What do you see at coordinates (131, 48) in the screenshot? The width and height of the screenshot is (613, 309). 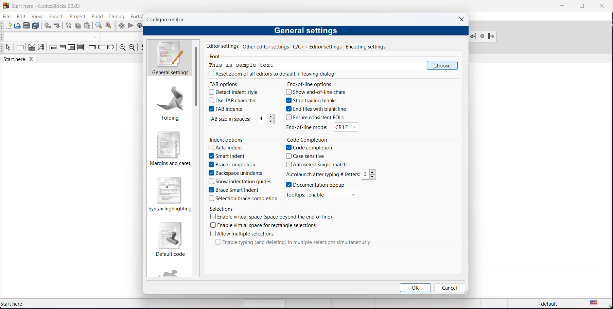 I see `zoom out` at bounding box center [131, 48].